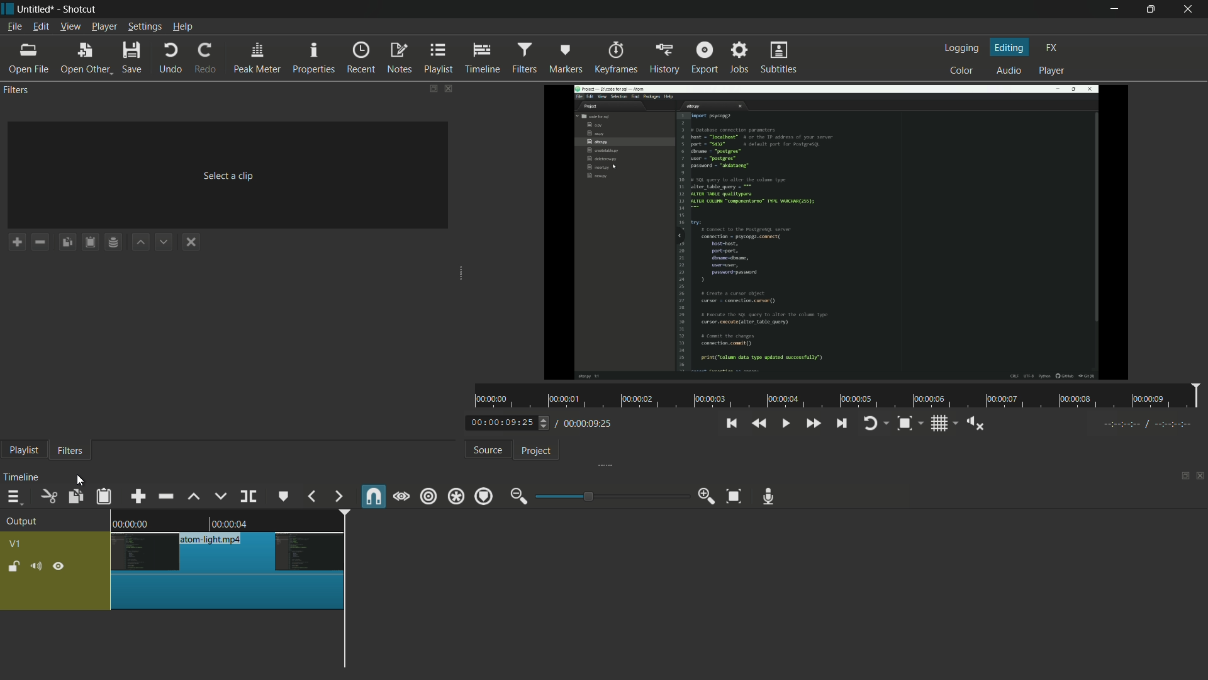  Describe the element at coordinates (566, 59) in the screenshot. I see `markers` at that location.